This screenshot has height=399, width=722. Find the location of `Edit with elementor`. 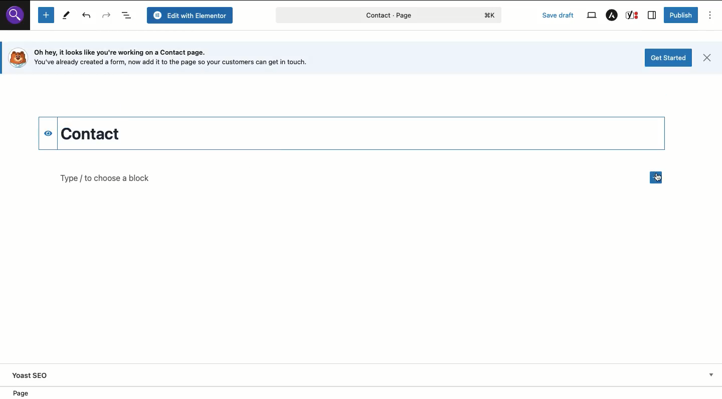

Edit with elementor is located at coordinates (192, 15).